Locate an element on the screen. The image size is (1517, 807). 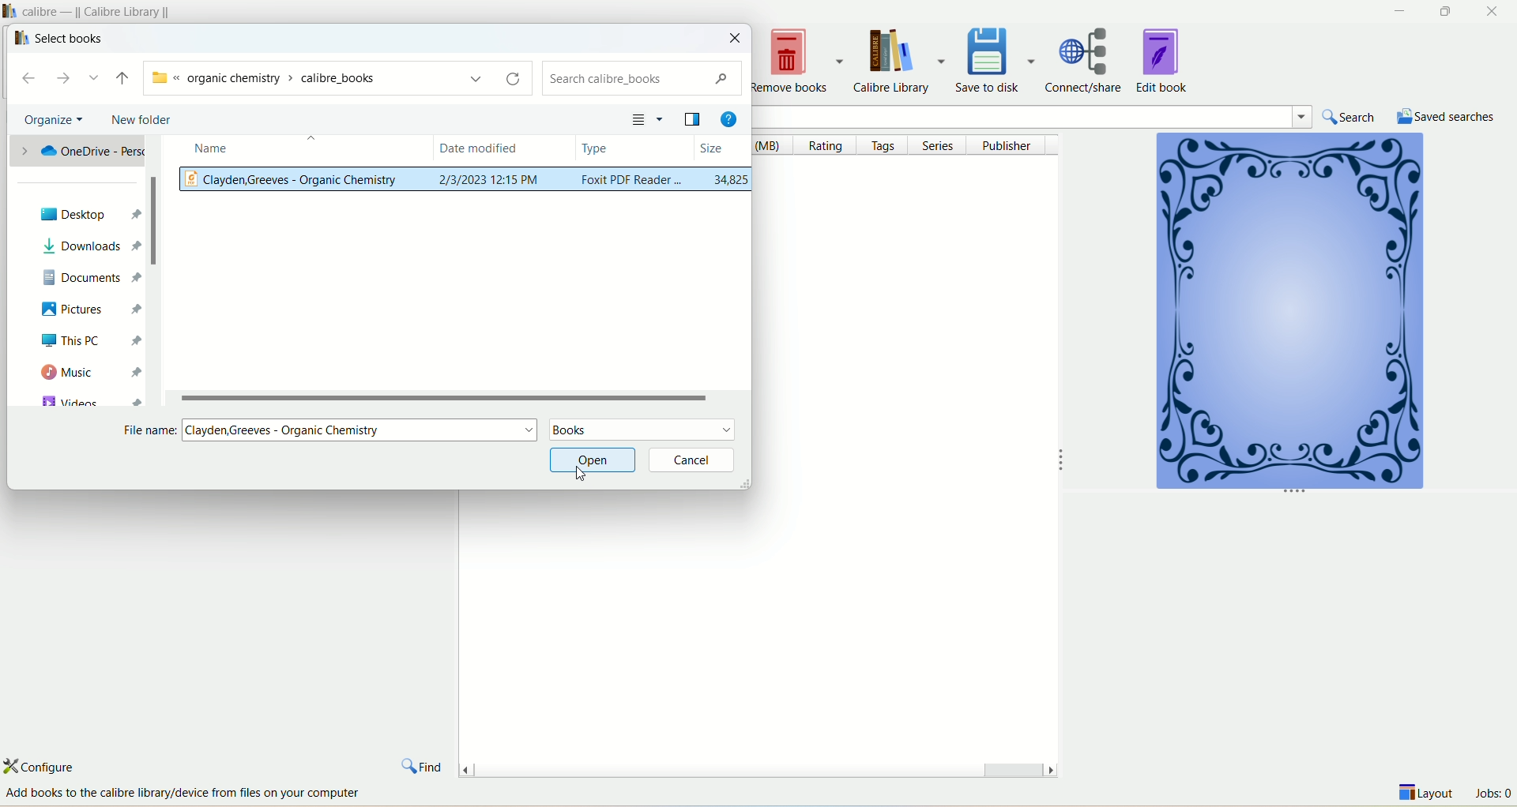
upto is located at coordinates (120, 78).